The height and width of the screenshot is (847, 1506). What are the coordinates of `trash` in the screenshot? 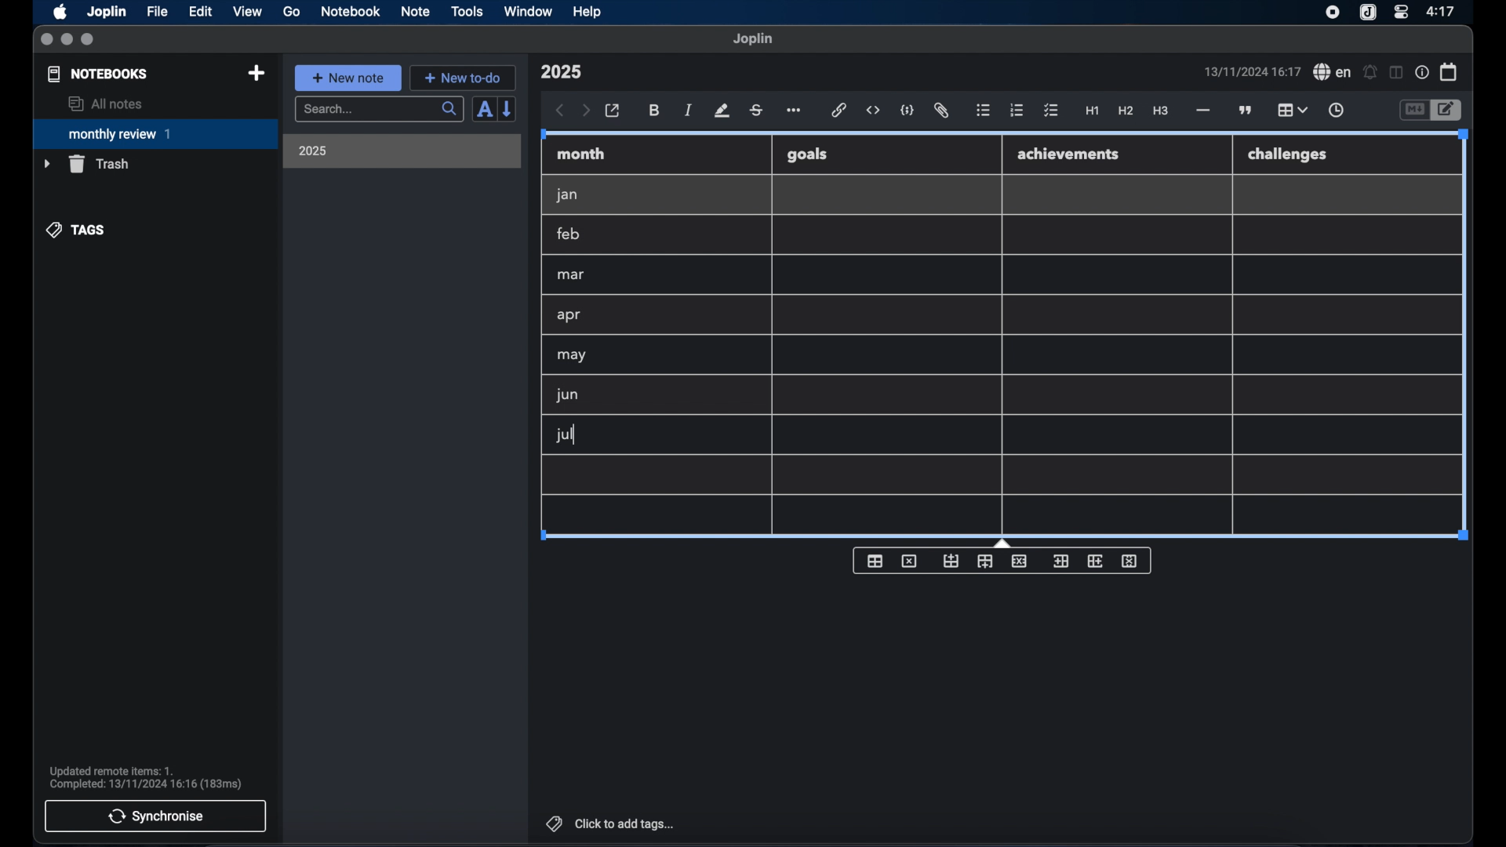 It's located at (86, 164).